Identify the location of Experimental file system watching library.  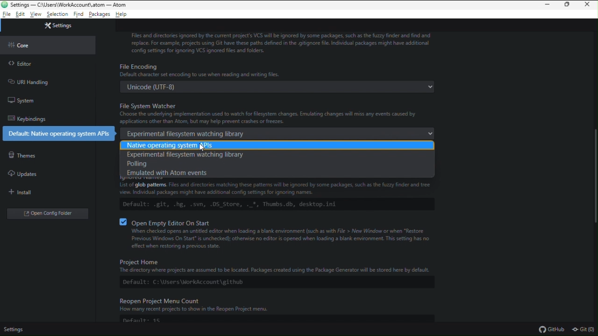
(186, 156).